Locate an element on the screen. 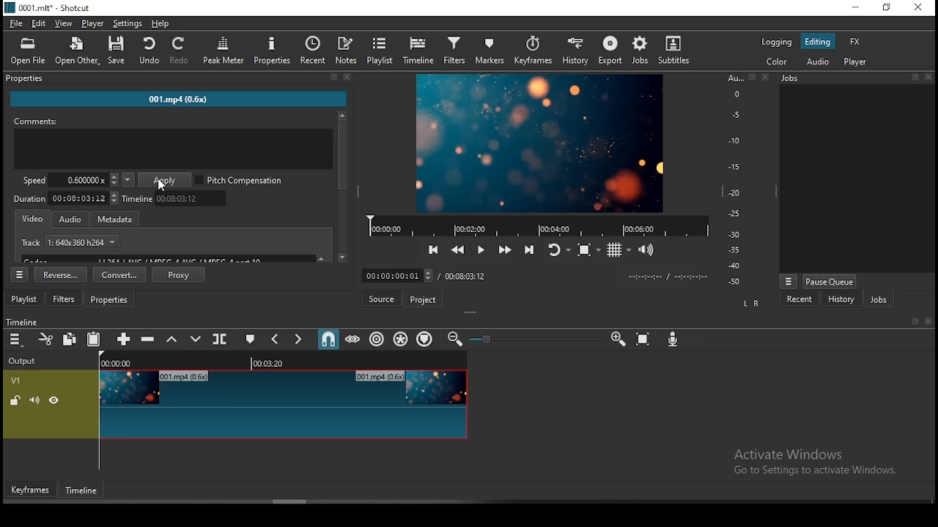 The image size is (938, 527). ripple delete is located at coordinates (152, 341).